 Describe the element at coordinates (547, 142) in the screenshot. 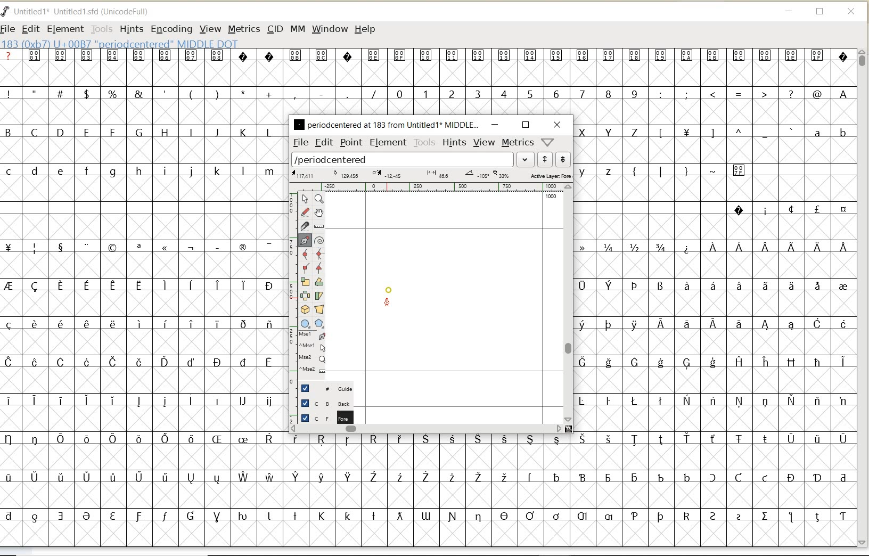

I see `help/window` at that location.